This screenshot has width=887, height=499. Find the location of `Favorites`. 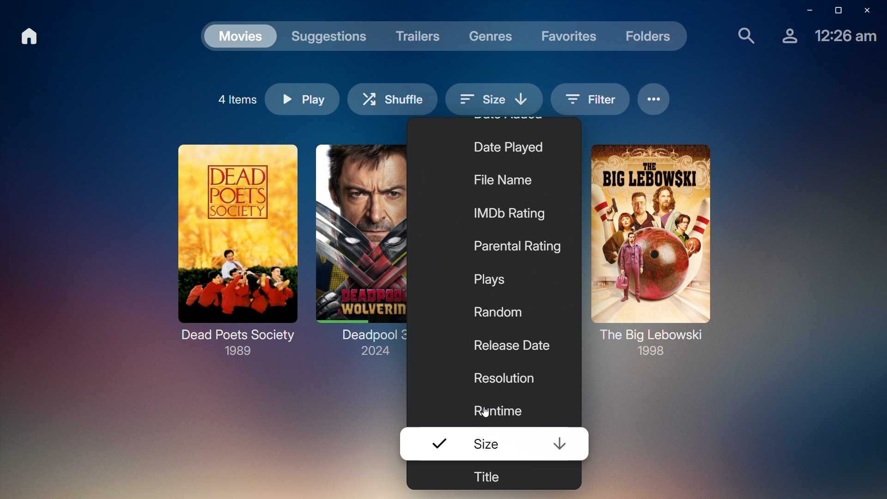

Favorites is located at coordinates (570, 36).